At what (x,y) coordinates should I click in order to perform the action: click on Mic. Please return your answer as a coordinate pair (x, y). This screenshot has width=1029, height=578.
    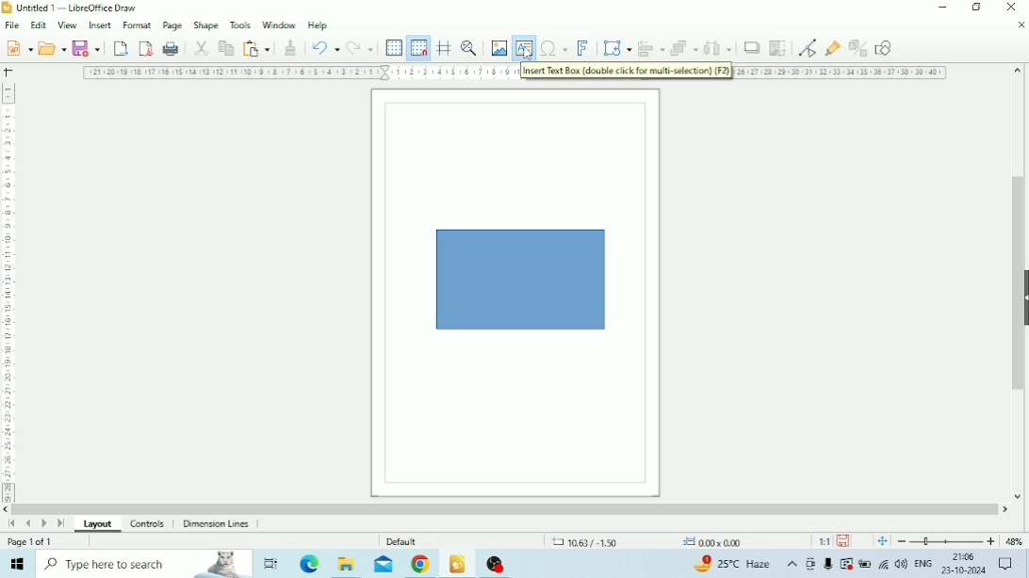
    Looking at the image, I should click on (828, 565).